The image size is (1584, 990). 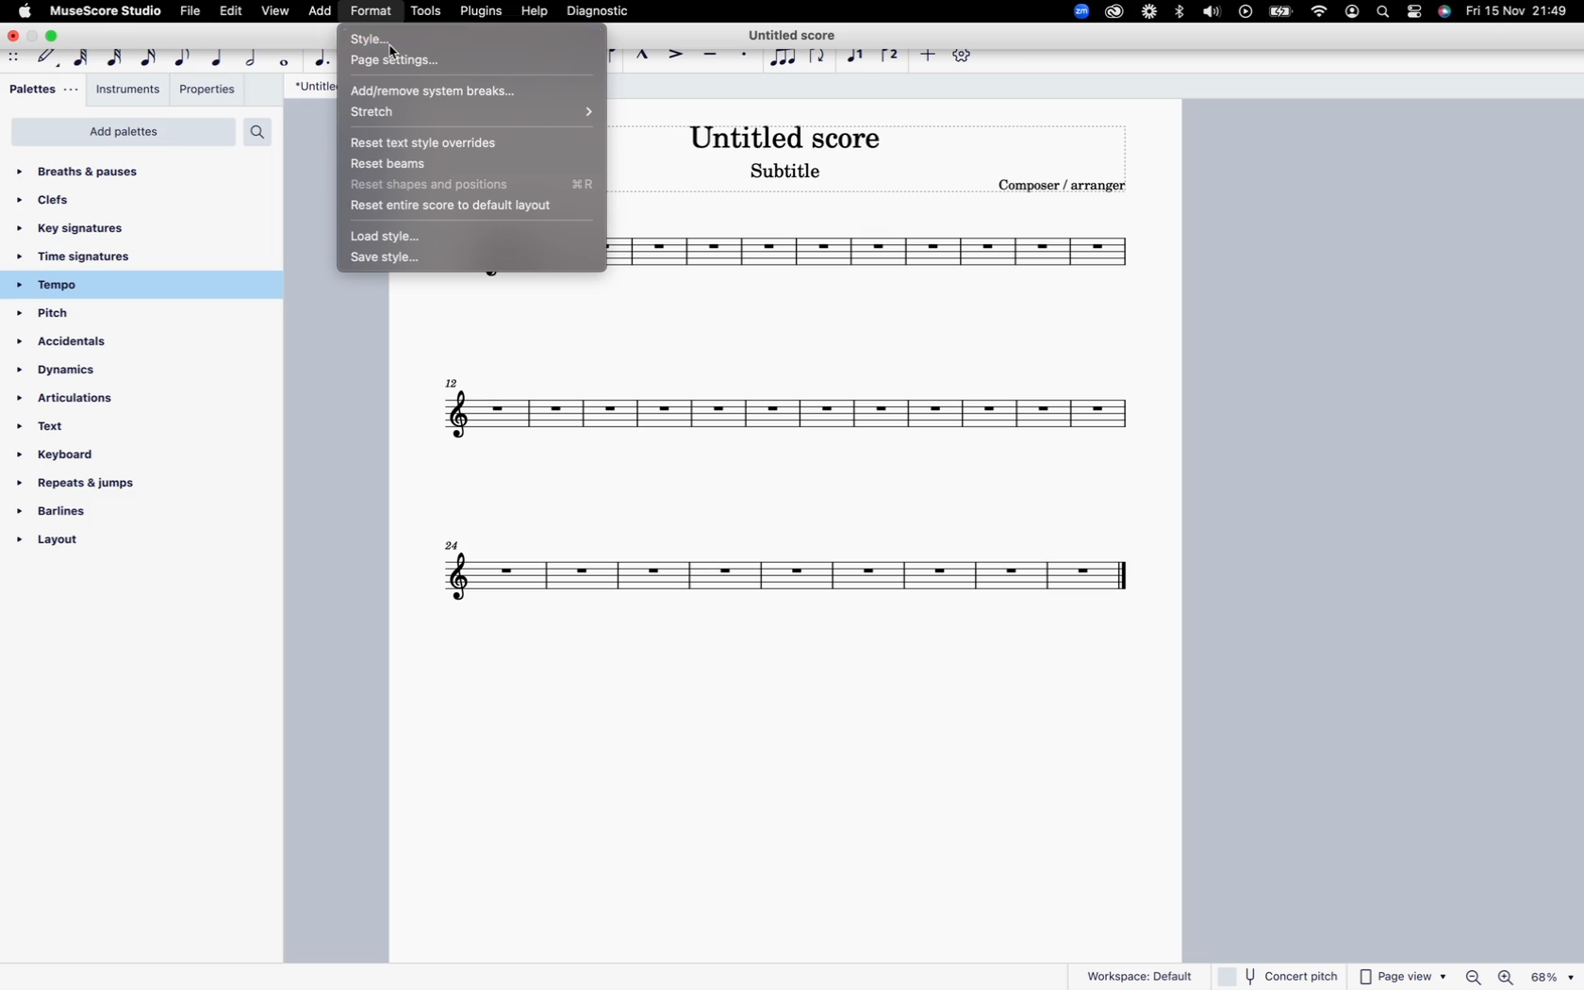 I want to click on siri, so click(x=1445, y=14).